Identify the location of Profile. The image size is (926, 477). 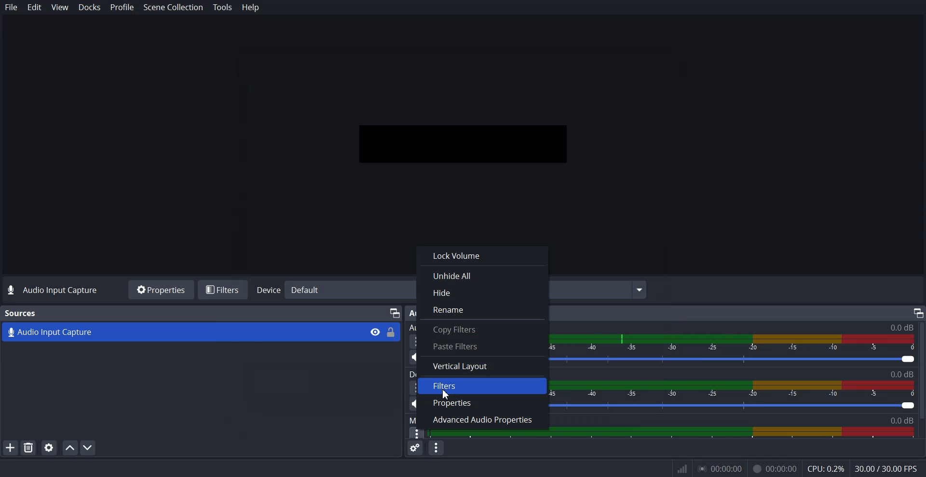
(122, 7).